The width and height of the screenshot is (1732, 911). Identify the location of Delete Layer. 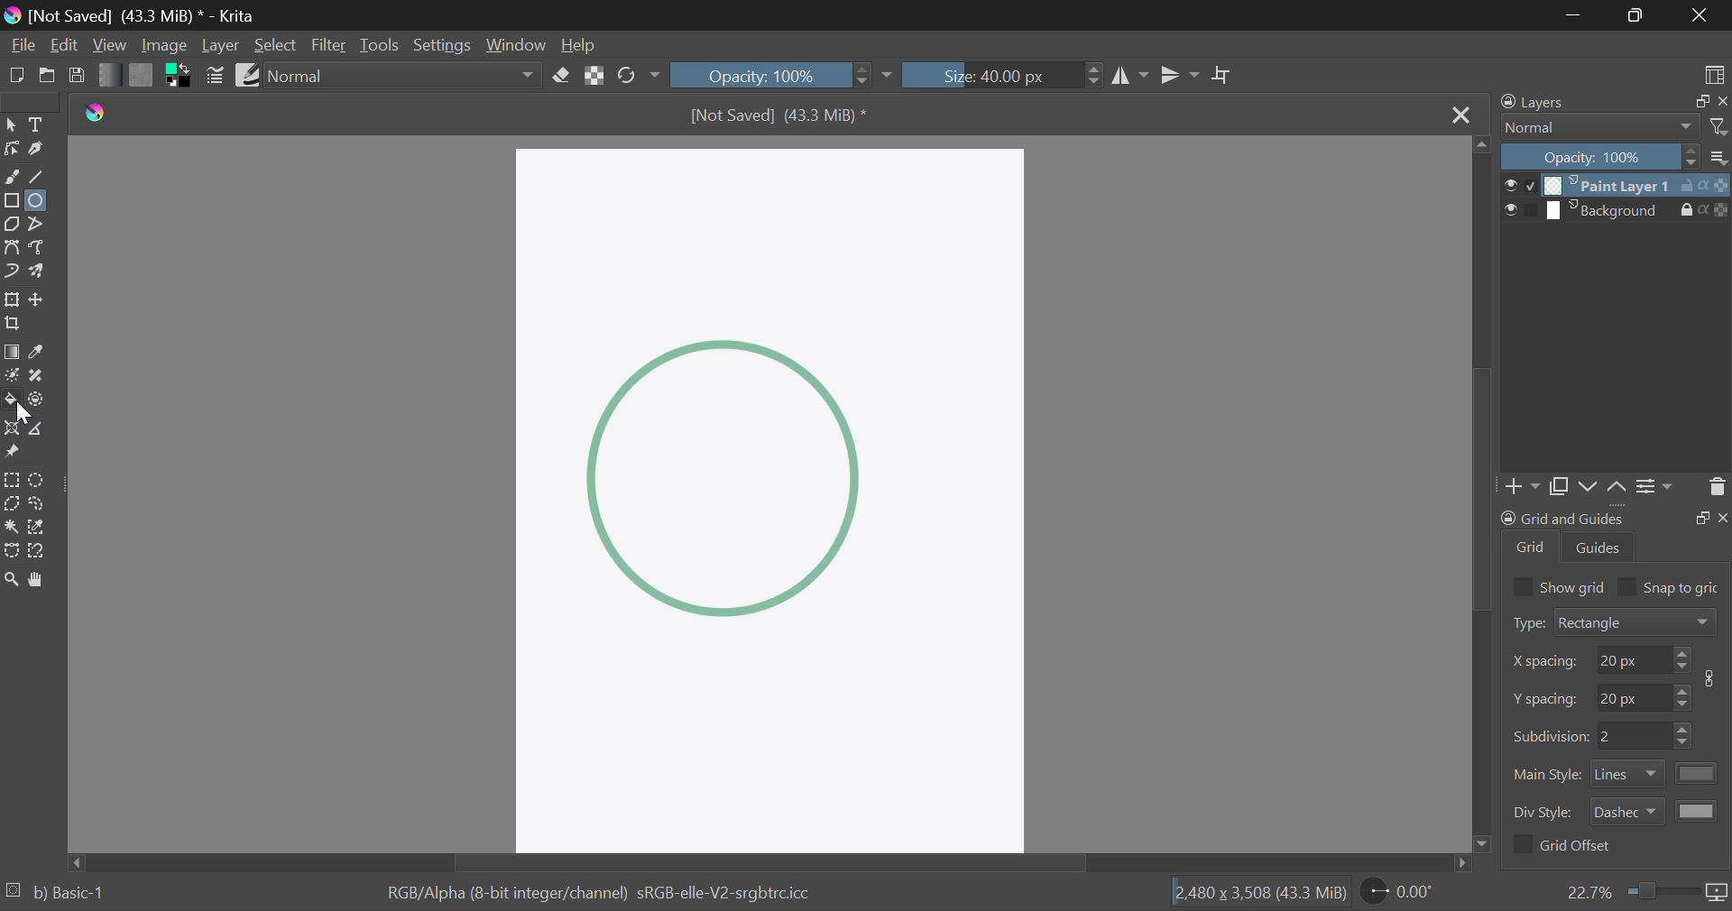
(1716, 491).